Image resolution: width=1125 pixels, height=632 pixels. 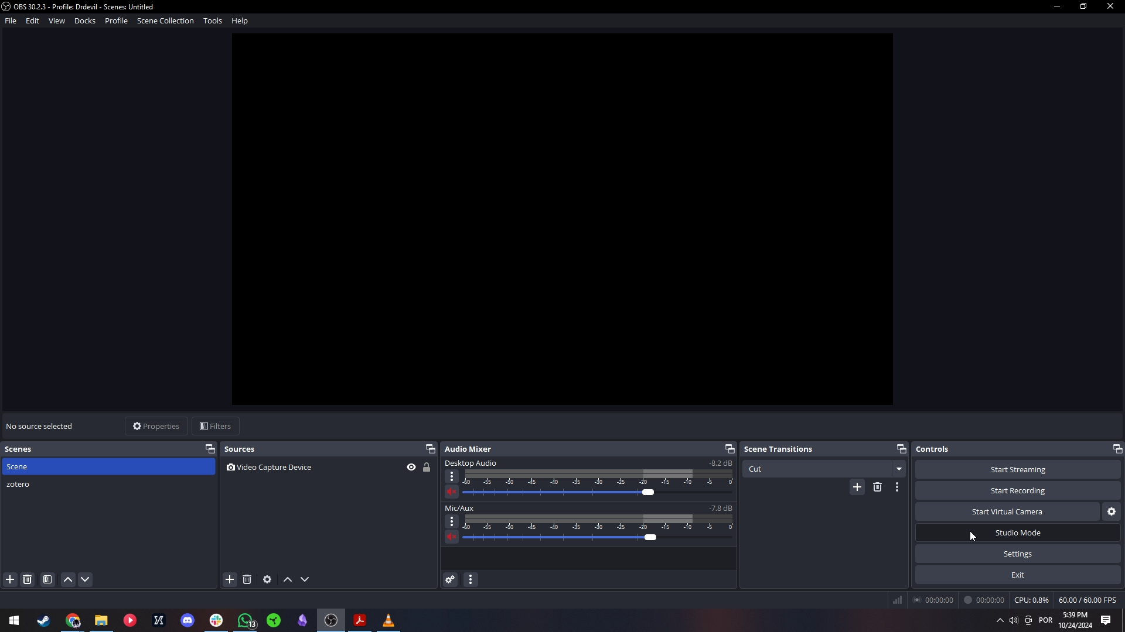 I want to click on Scene collection, so click(x=166, y=20).